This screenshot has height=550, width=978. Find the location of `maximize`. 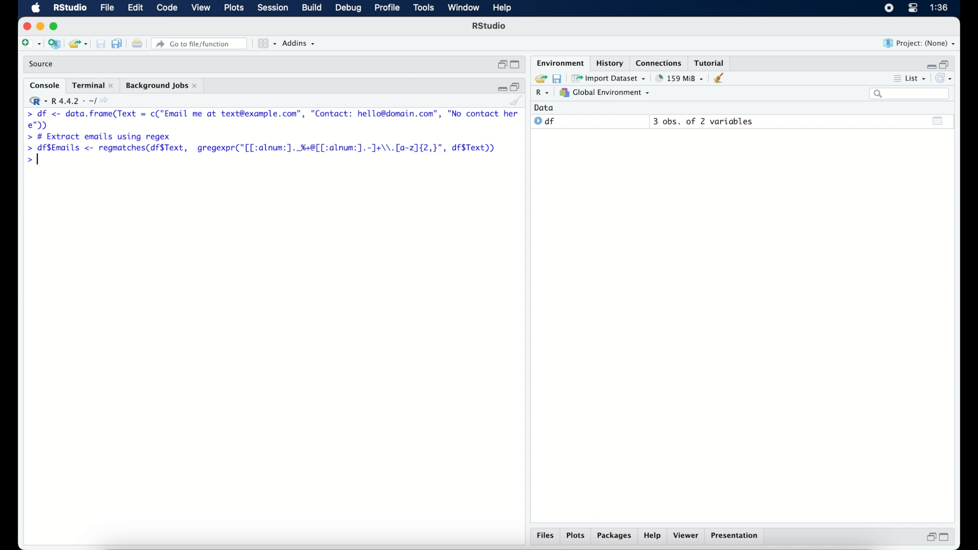

maximize is located at coordinates (945, 538).